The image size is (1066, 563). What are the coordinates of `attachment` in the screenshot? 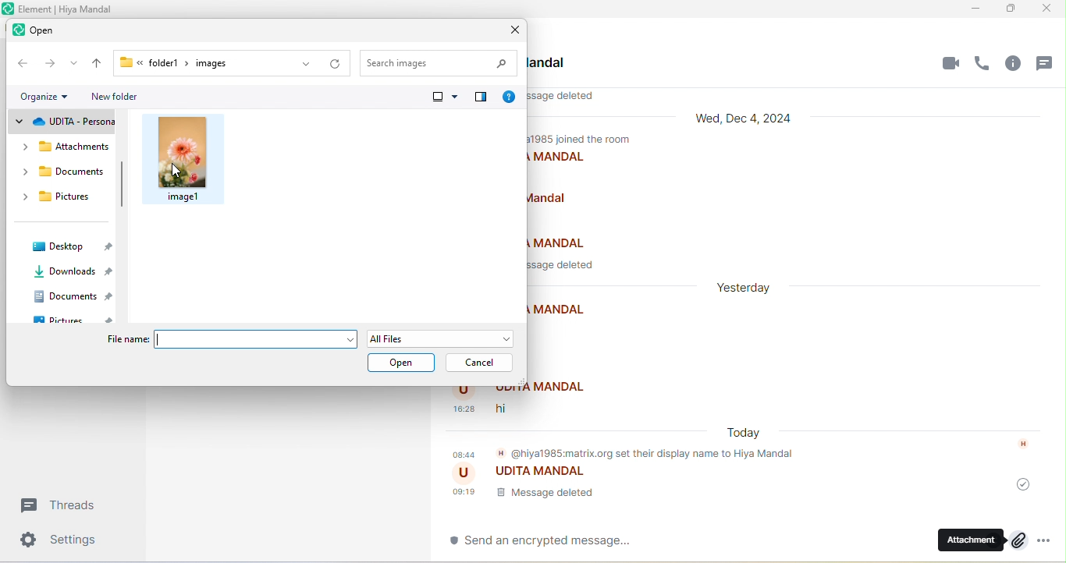 It's located at (983, 540).